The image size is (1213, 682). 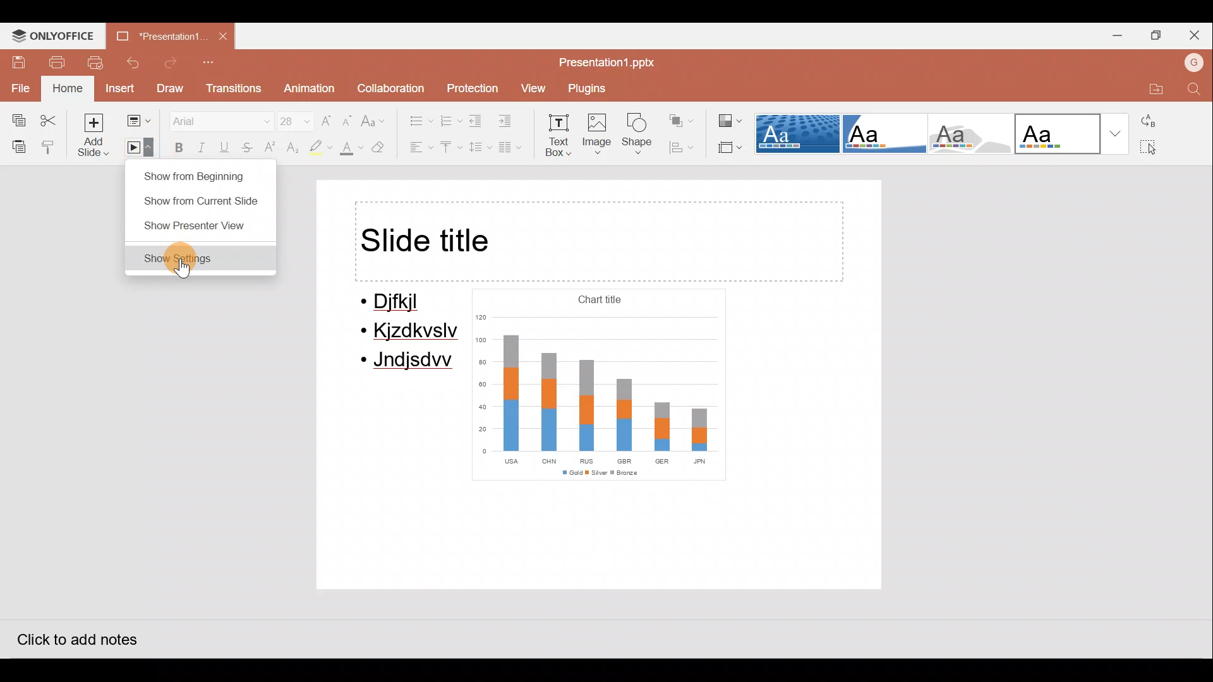 I want to click on Customize quick access toolbar, so click(x=215, y=63).